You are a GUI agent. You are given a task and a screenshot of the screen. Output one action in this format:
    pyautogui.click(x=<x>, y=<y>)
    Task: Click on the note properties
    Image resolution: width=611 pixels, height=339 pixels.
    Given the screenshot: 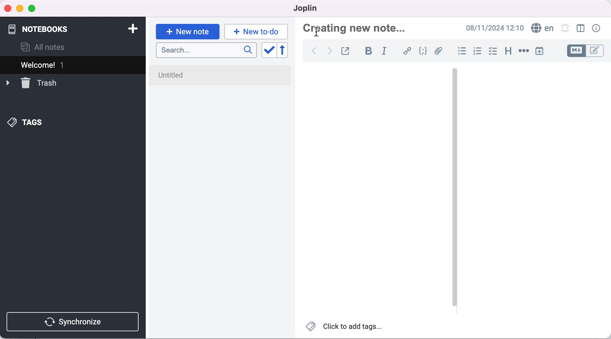 What is the action you would take?
    pyautogui.click(x=598, y=29)
    